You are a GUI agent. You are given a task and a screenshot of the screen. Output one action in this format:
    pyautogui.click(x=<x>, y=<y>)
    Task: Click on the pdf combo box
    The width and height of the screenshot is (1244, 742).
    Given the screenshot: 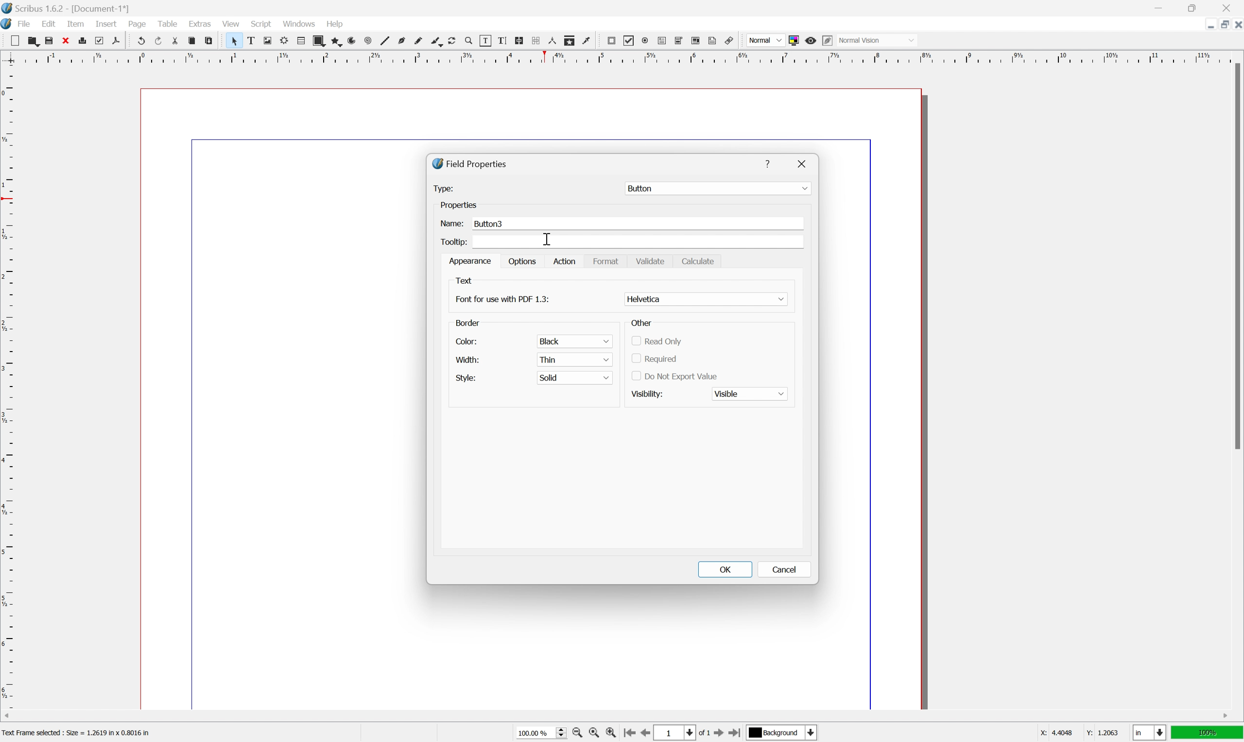 What is the action you would take?
    pyautogui.click(x=679, y=40)
    